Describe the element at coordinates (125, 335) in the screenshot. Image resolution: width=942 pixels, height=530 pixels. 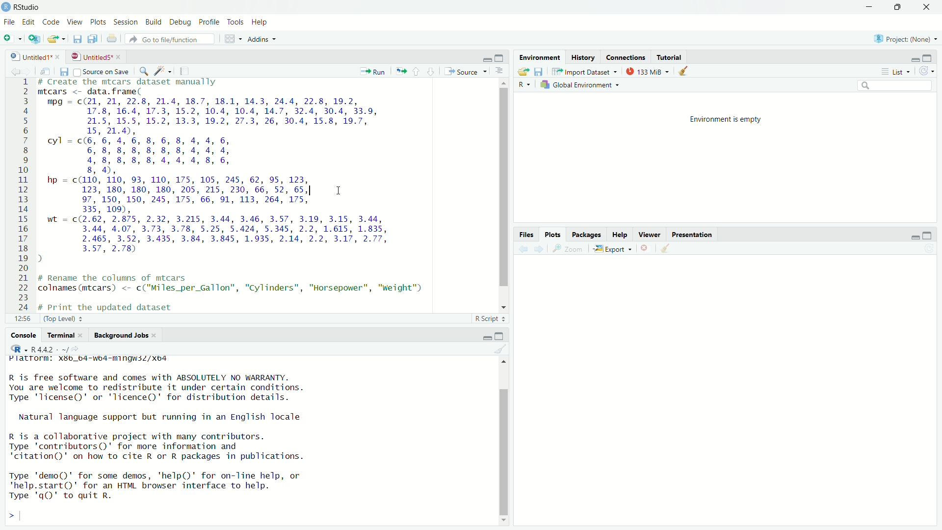
I see `Background Jobs` at that location.